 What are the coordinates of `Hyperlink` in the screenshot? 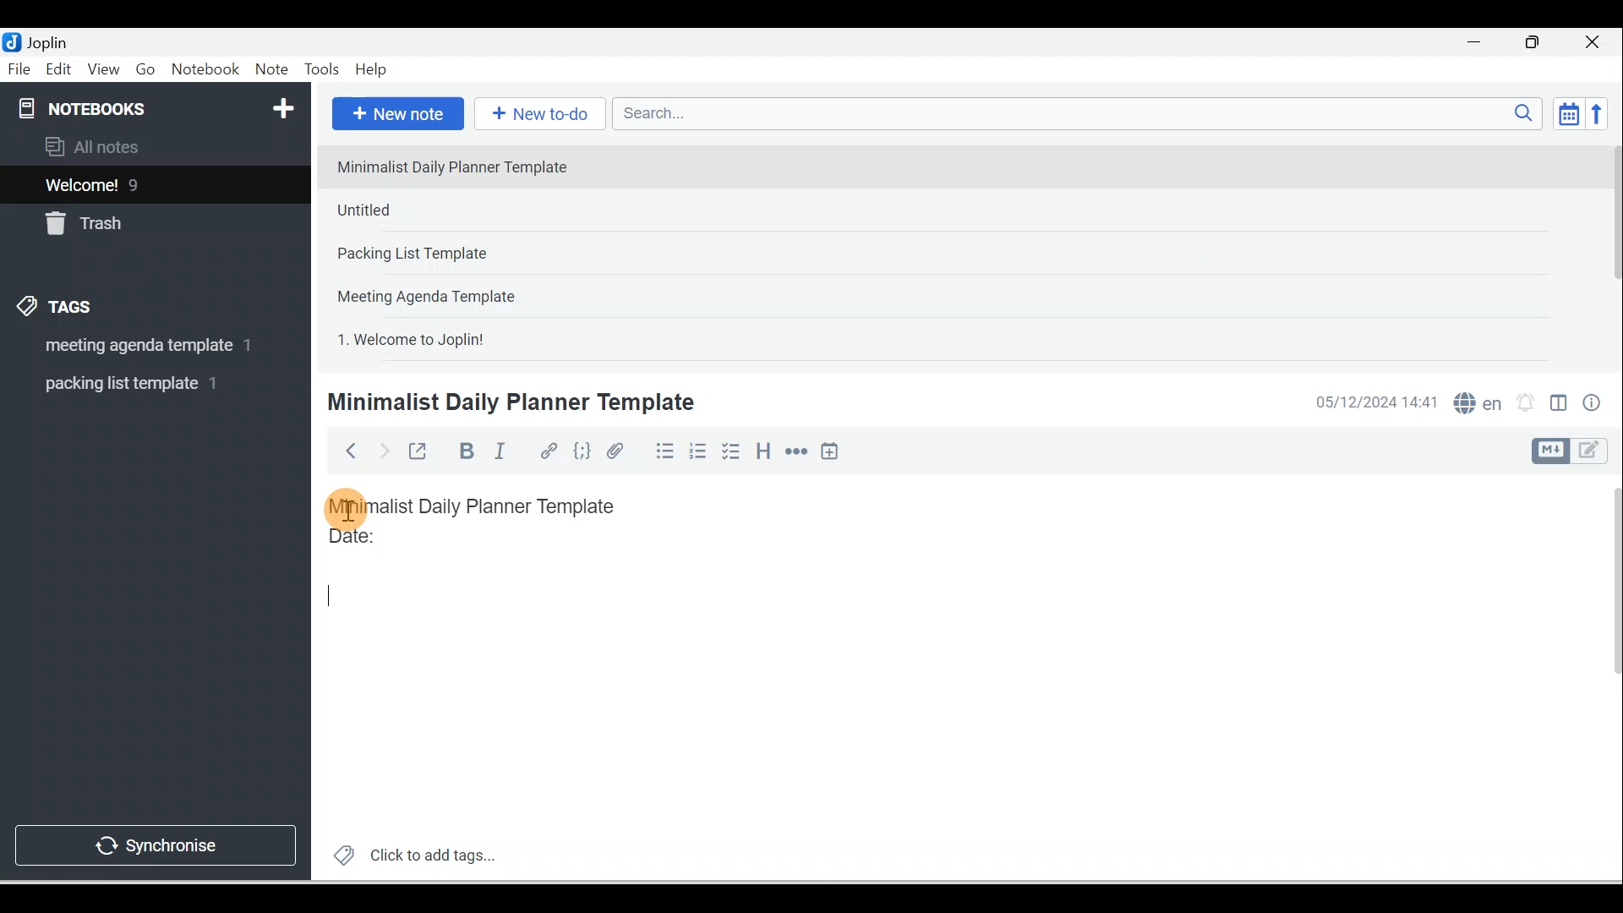 It's located at (547, 452).